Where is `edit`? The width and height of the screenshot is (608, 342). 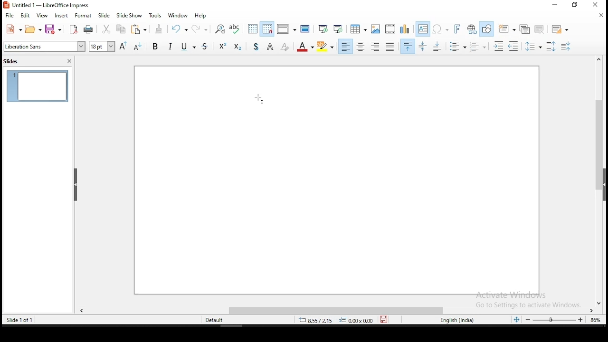
edit is located at coordinates (26, 16).